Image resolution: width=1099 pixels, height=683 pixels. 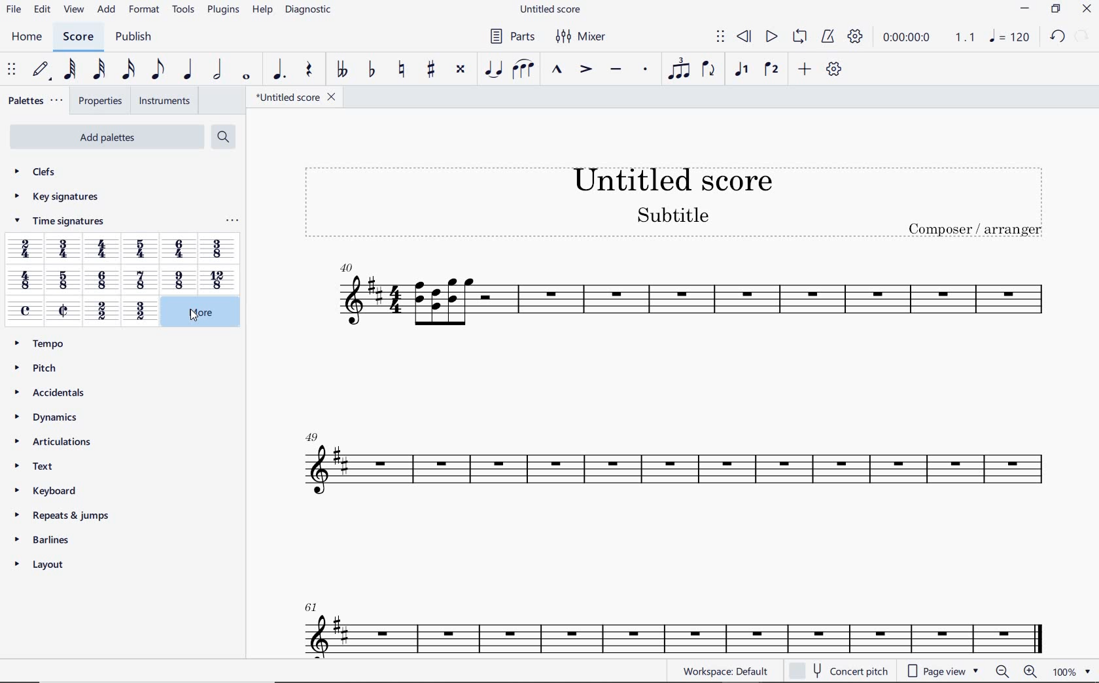 What do you see at coordinates (44, 564) in the screenshot?
I see `LAYOUT` at bounding box center [44, 564].